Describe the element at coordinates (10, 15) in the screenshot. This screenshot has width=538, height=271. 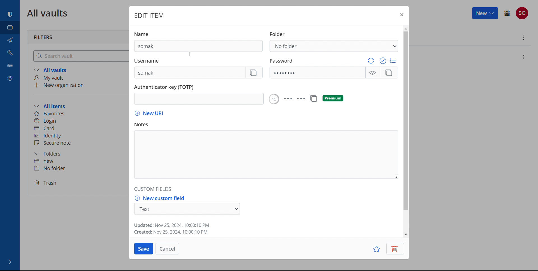
I see `password manager` at that location.